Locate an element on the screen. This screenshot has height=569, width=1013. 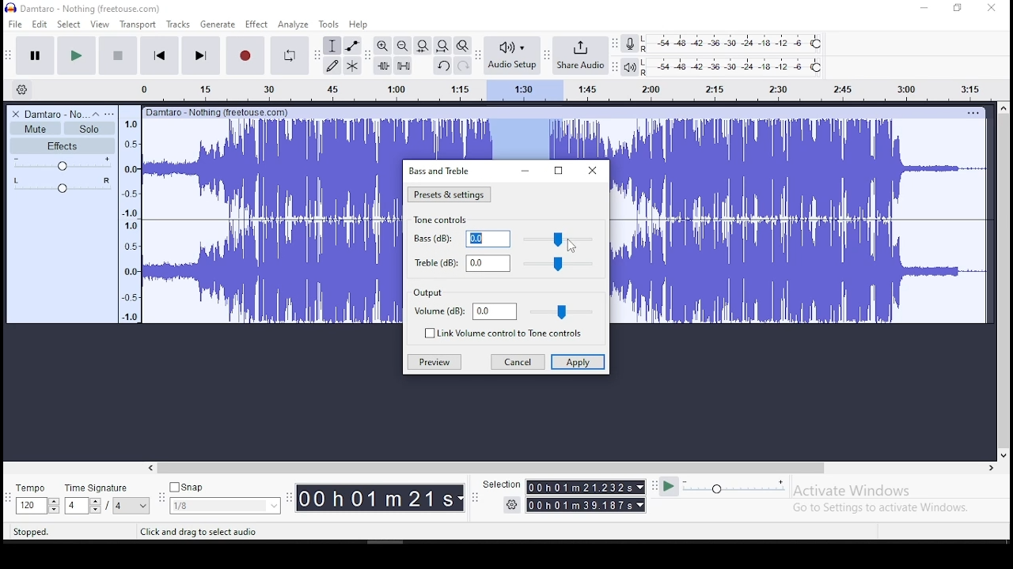
play is located at coordinates (76, 56).